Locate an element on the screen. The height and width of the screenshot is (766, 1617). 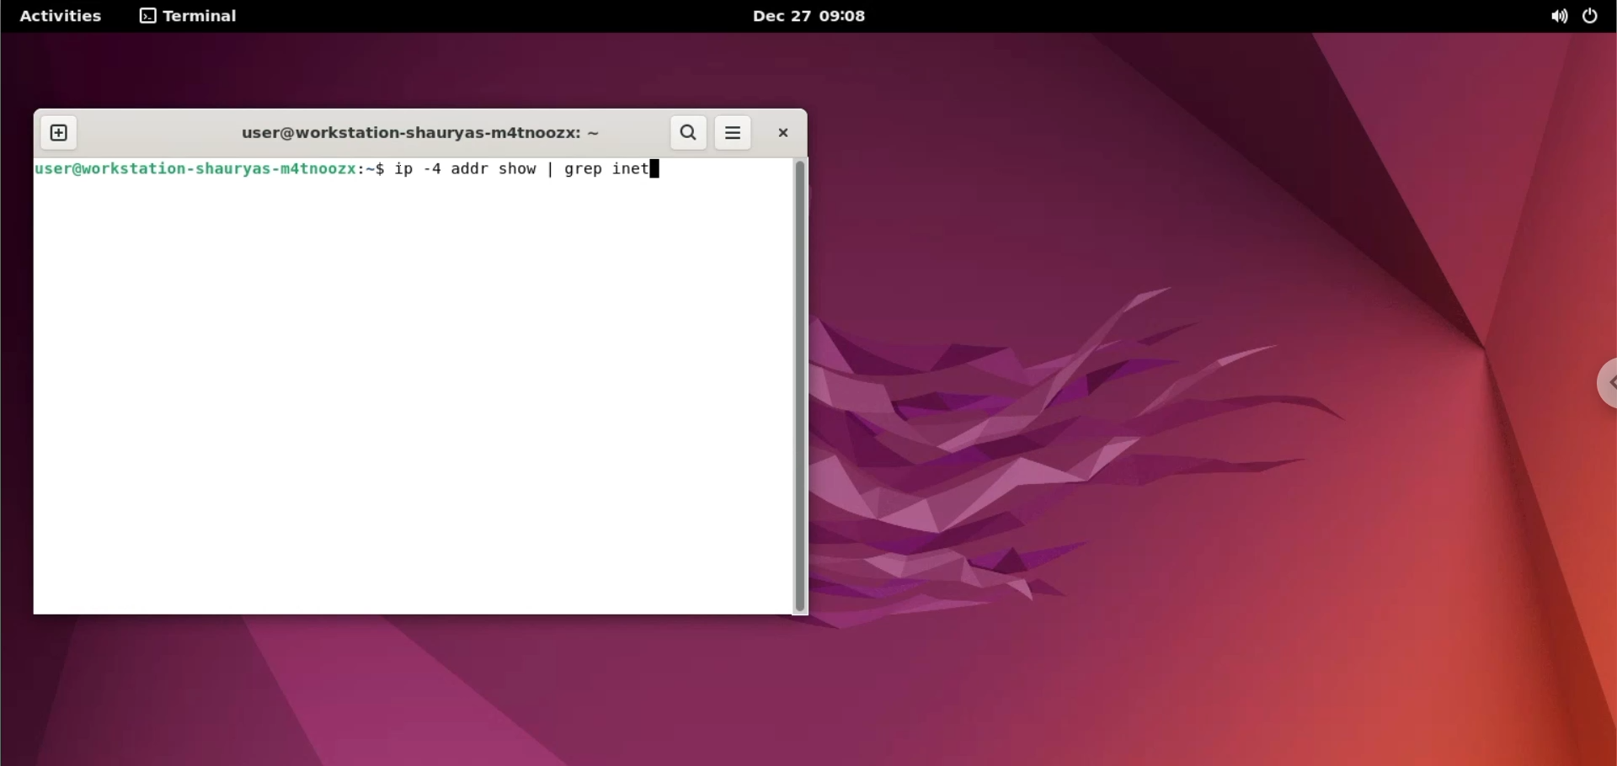
user@workstation-shauryas-m4tnoozx:~$ is located at coordinates (210, 168).